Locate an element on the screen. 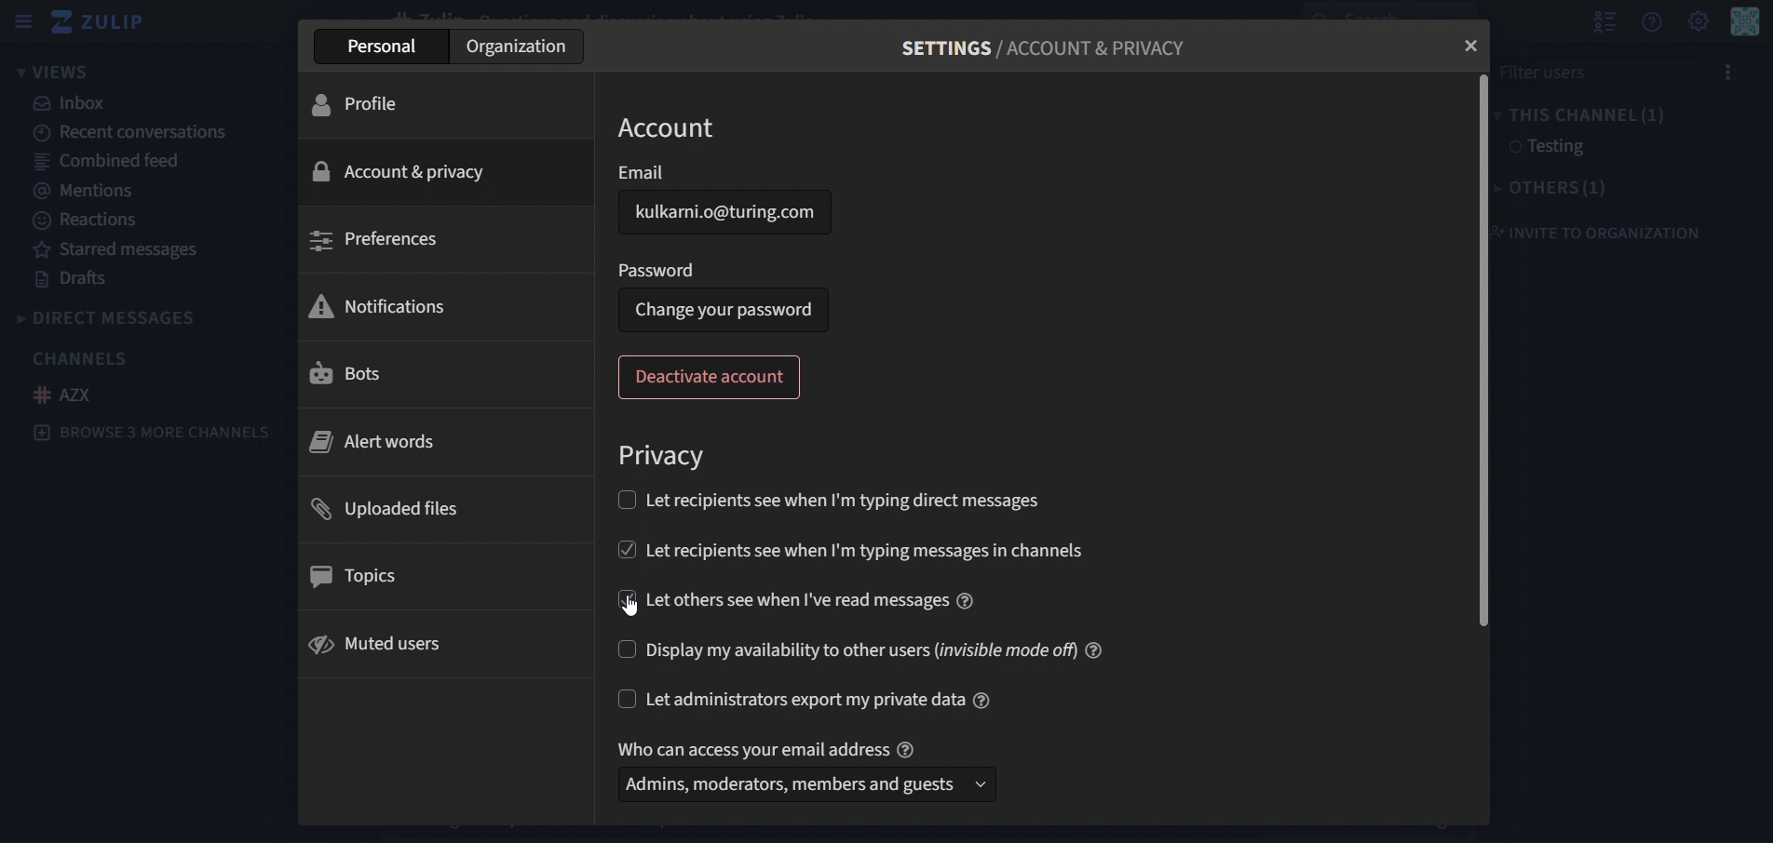  views is located at coordinates (56, 73).